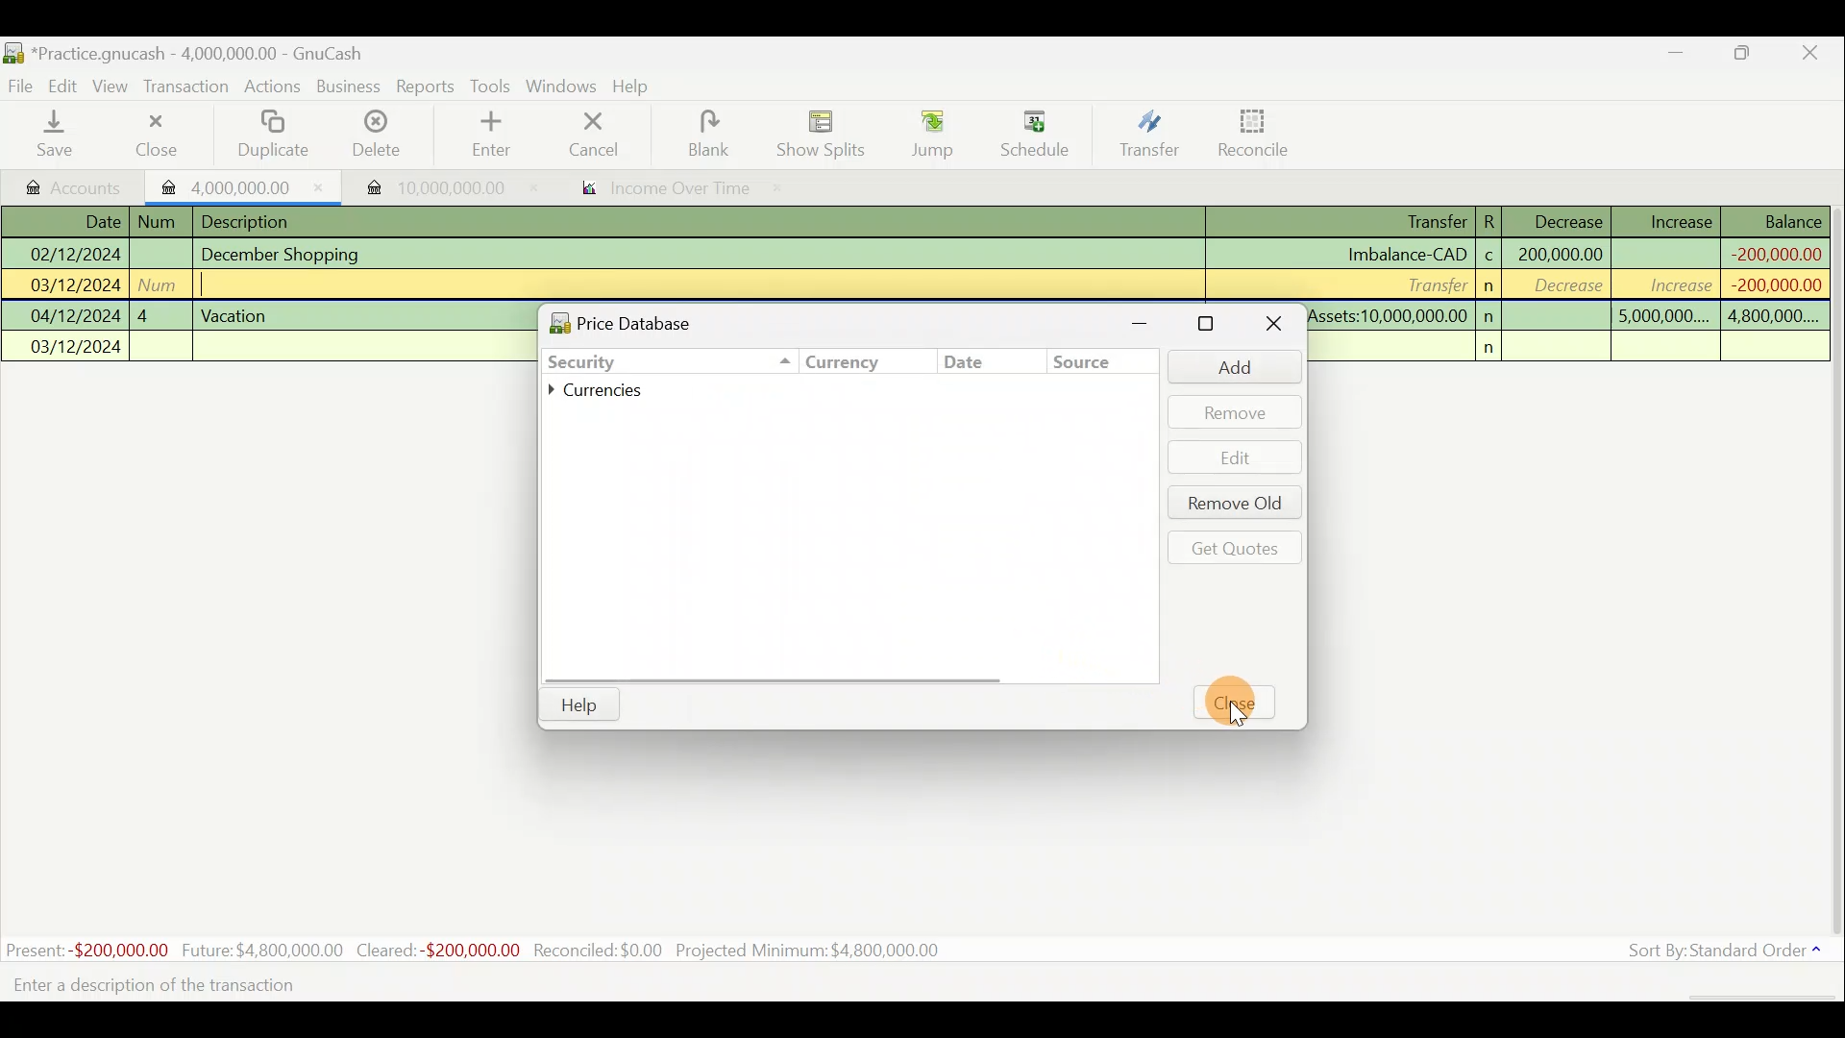 The height and width of the screenshot is (1038, 1845). Describe the element at coordinates (828, 365) in the screenshot. I see `currency` at that location.